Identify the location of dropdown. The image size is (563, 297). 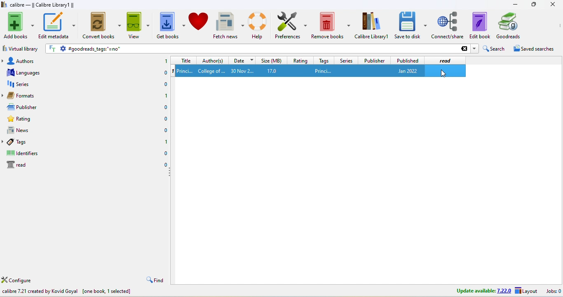
(474, 49).